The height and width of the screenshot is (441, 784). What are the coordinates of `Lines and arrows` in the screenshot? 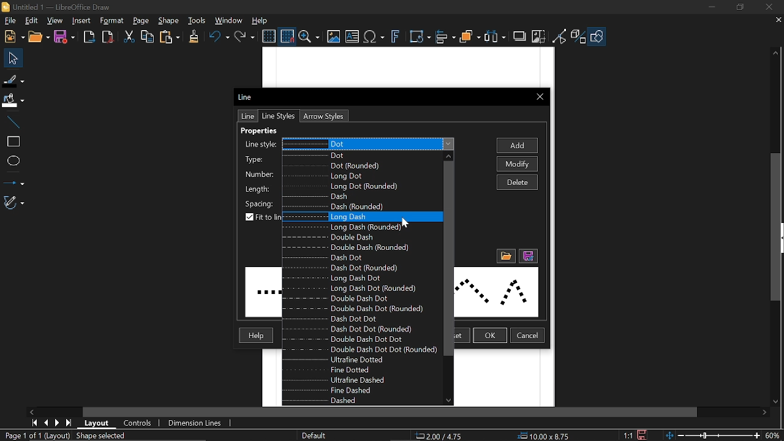 It's located at (14, 180).